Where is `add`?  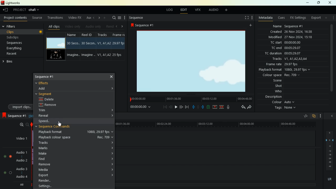
add is located at coordinates (105, 18).